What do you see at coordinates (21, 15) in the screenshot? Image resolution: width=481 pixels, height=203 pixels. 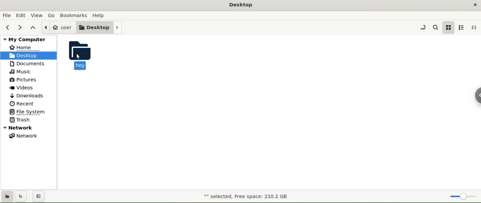 I see `edit` at bounding box center [21, 15].